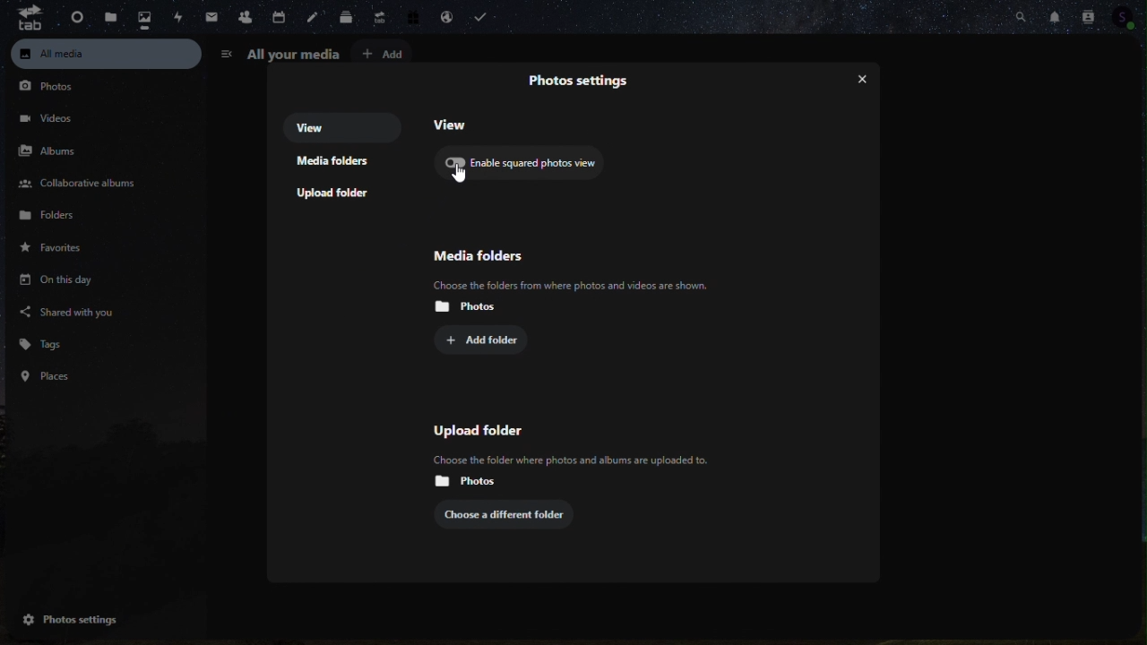 The width and height of the screenshot is (1147, 645). What do you see at coordinates (314, 18) in the screenshot?
I see `notes` at bounding box center [314, 18].